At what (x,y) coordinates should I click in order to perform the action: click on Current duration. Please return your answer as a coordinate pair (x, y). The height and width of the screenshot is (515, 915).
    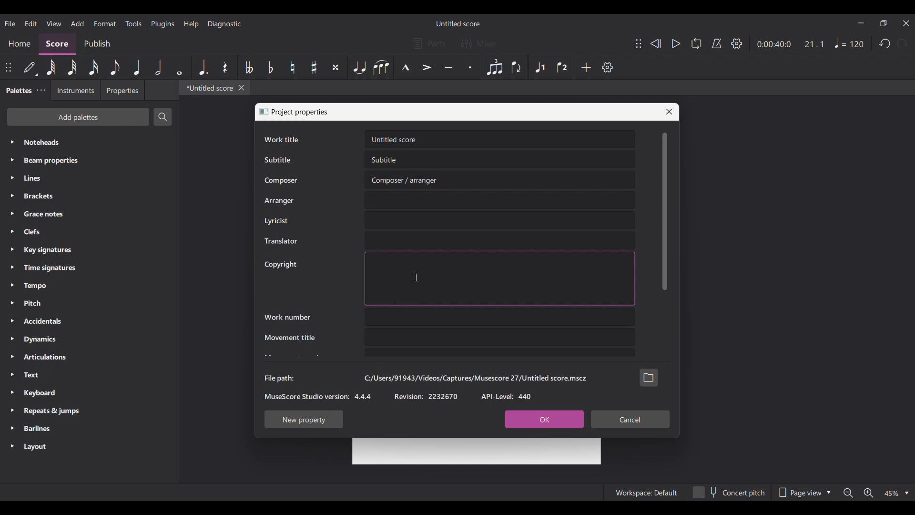
    Looking at the image, I should click on (774, 44).